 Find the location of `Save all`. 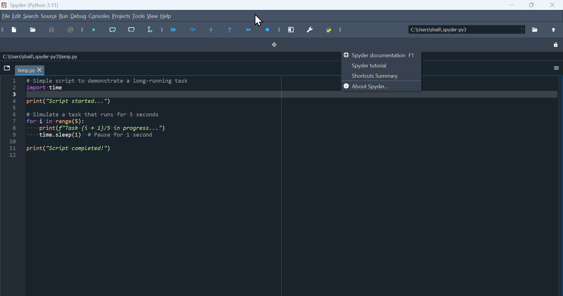

Save all is located at coordinates (69, 31).